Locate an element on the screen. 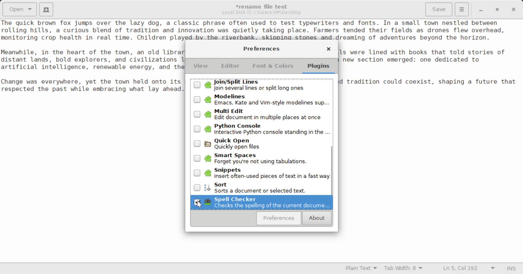 This screenshot has height=274, width=523. Open Document is located at coordinates (20, 9).